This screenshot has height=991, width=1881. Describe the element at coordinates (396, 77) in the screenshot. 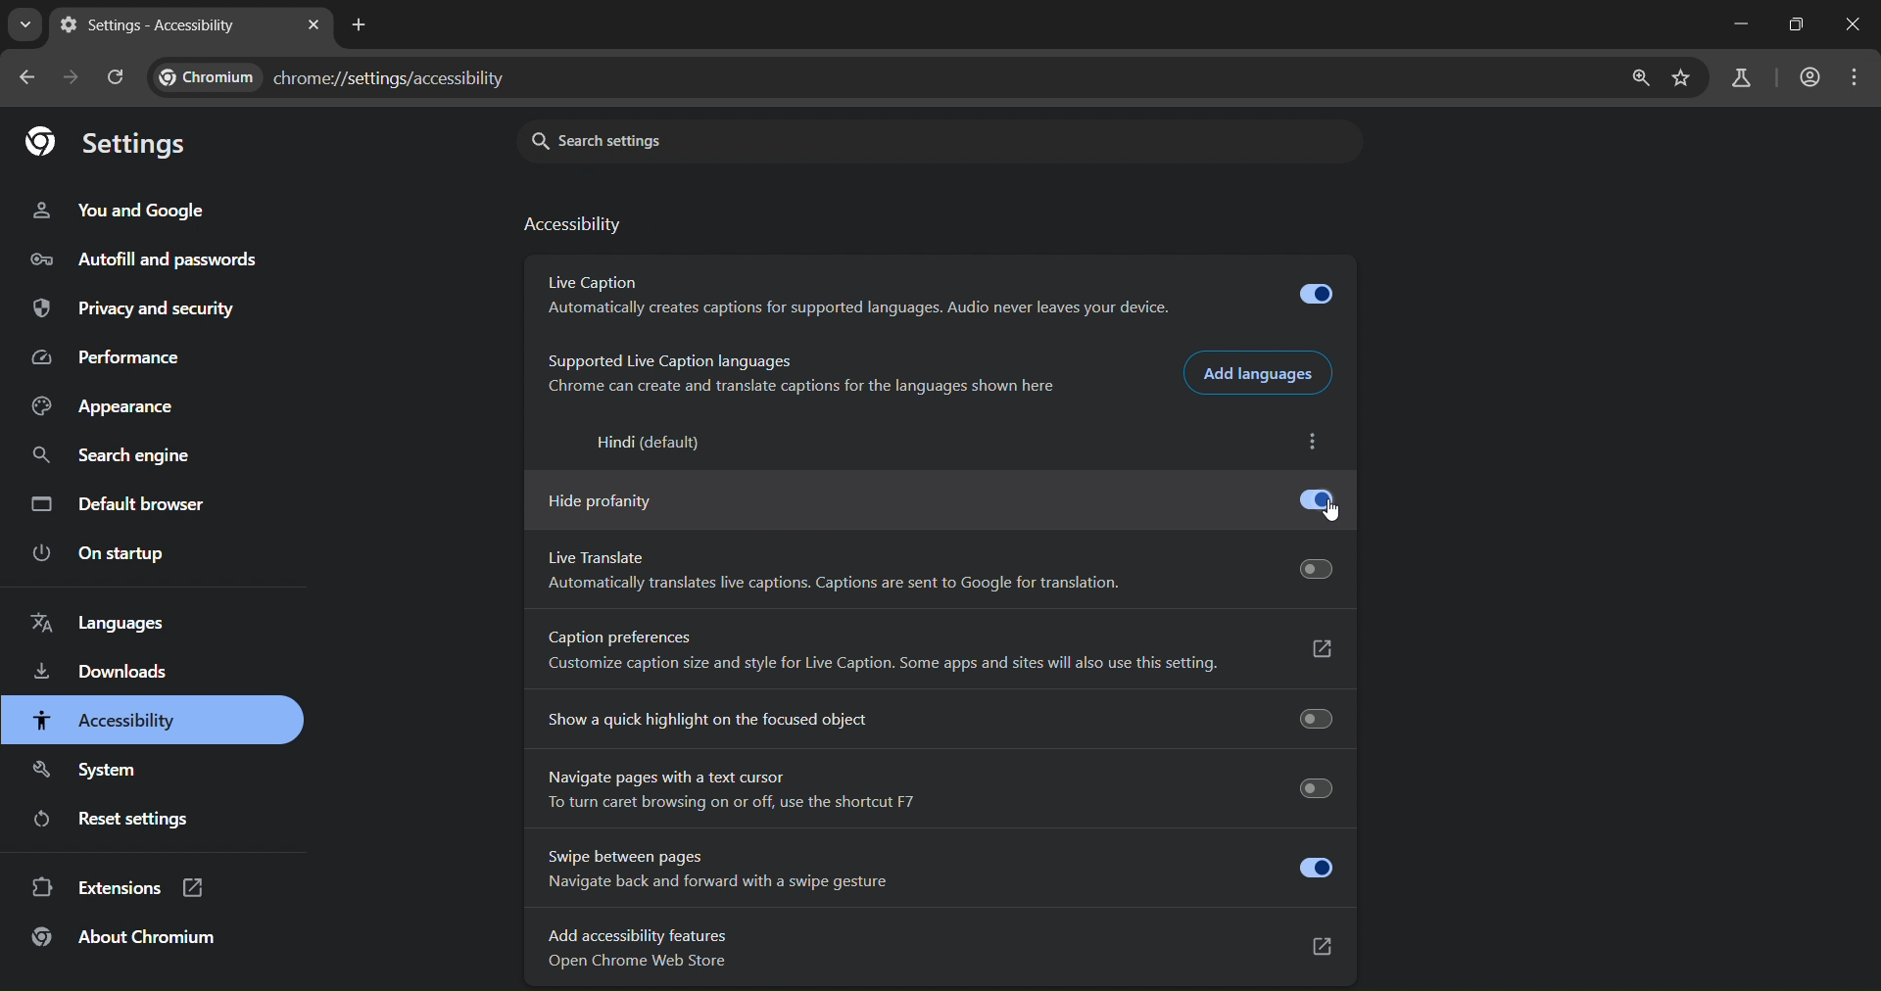

I see `chrome://settings/accessibility` at that location.